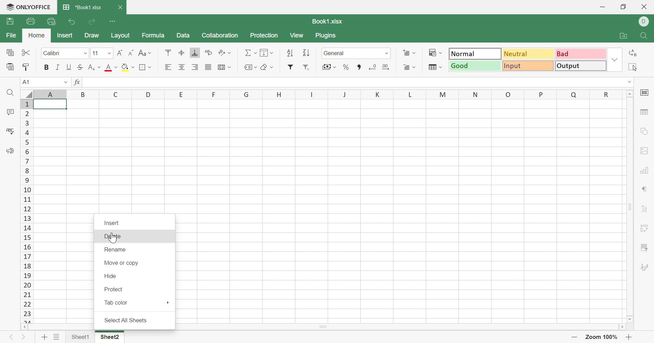 The width and height of the screenshot is (654, 343). What do you see at coordinates (373, 67) in the screenshot?
I see `Decrease decimal` at bounding box center [373, 67].